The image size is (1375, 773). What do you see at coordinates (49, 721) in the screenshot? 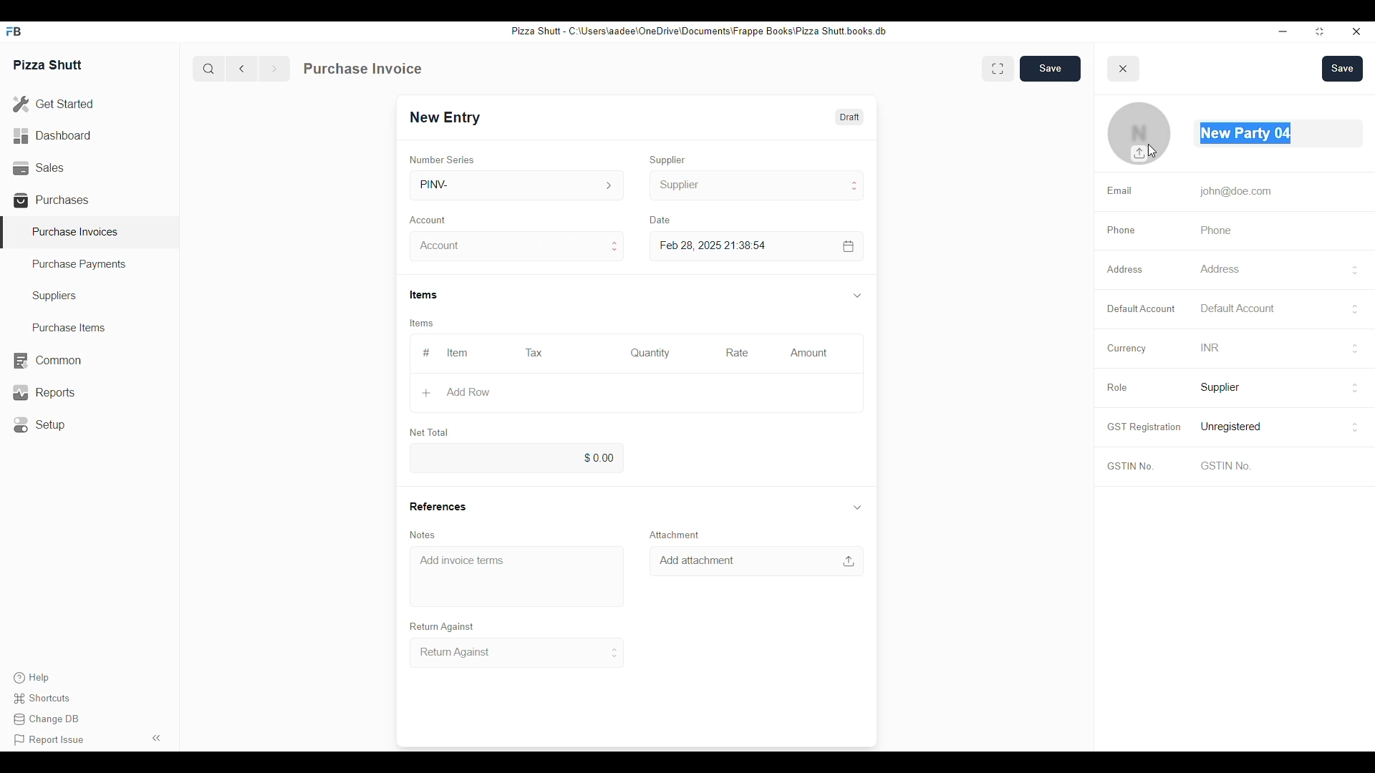
I see `Change DB` at bounding box center [49, 721].